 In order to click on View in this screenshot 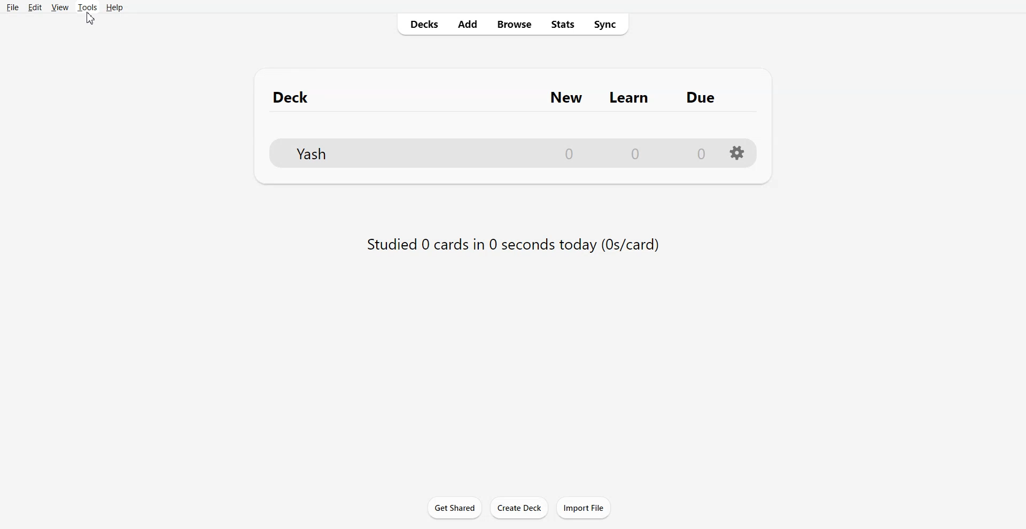, I will do `click(60, 7)`.